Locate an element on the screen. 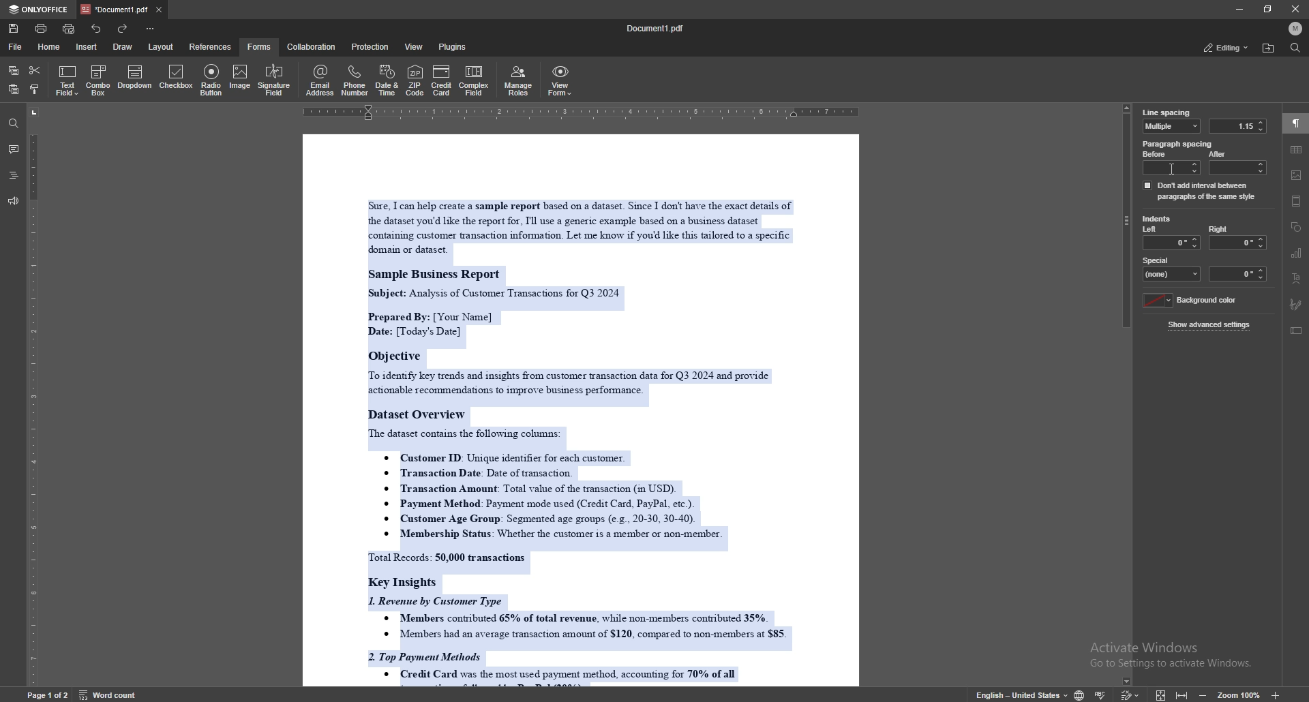 The image size is (1309, 702). credit card is located at coordinates (442, 80).